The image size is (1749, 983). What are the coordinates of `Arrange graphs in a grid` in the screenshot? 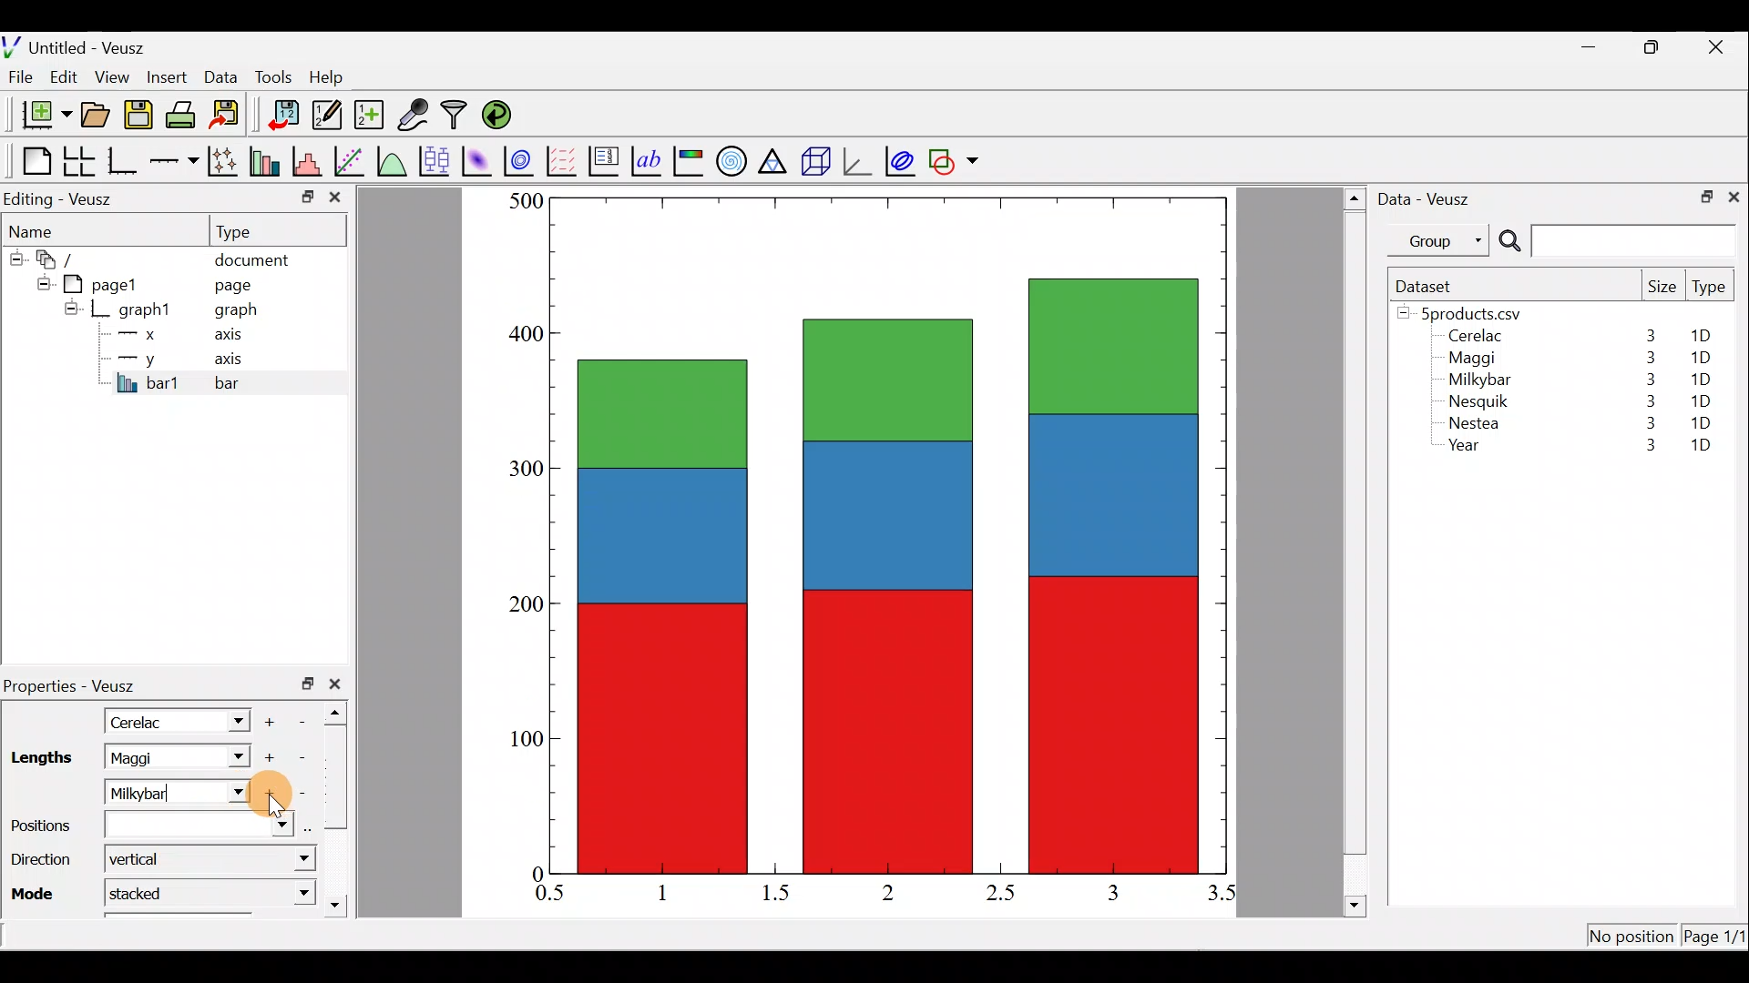 It's located at (78, 161).